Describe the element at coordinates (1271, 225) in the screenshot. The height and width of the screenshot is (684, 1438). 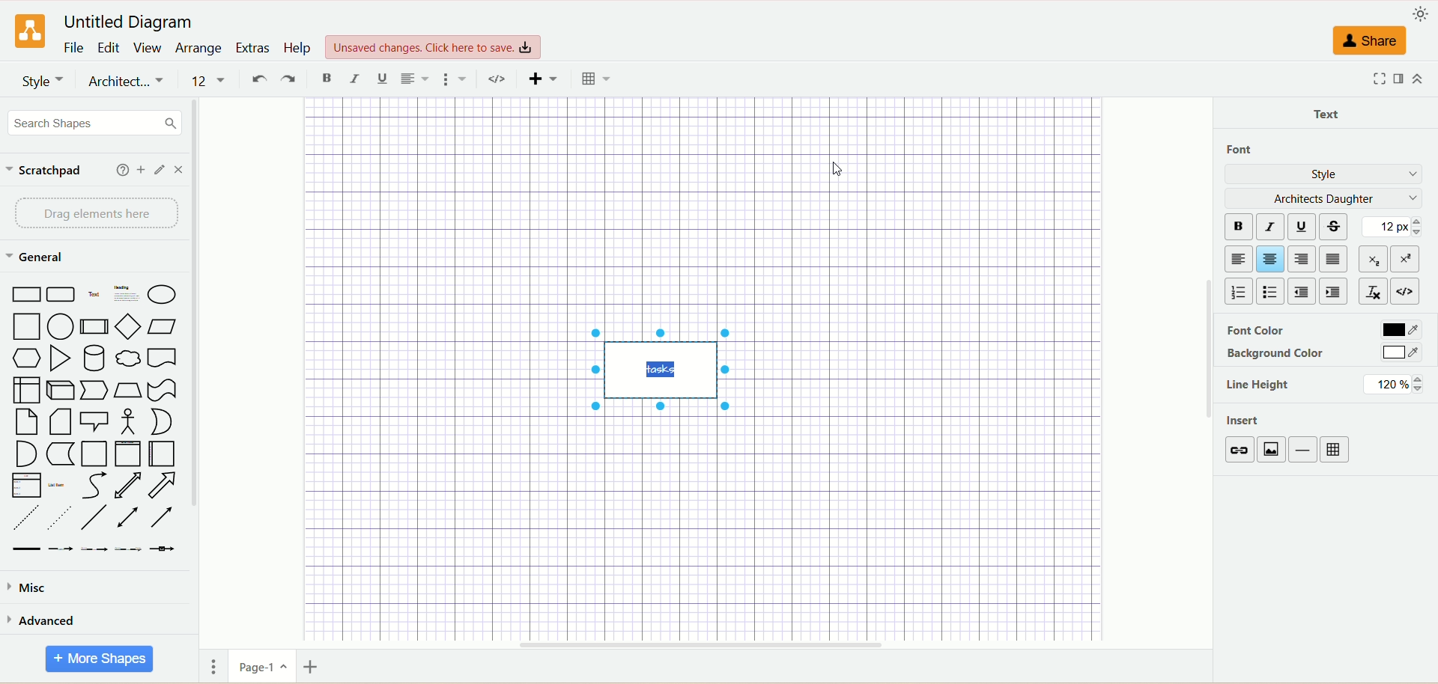
I see `italics` at that location.